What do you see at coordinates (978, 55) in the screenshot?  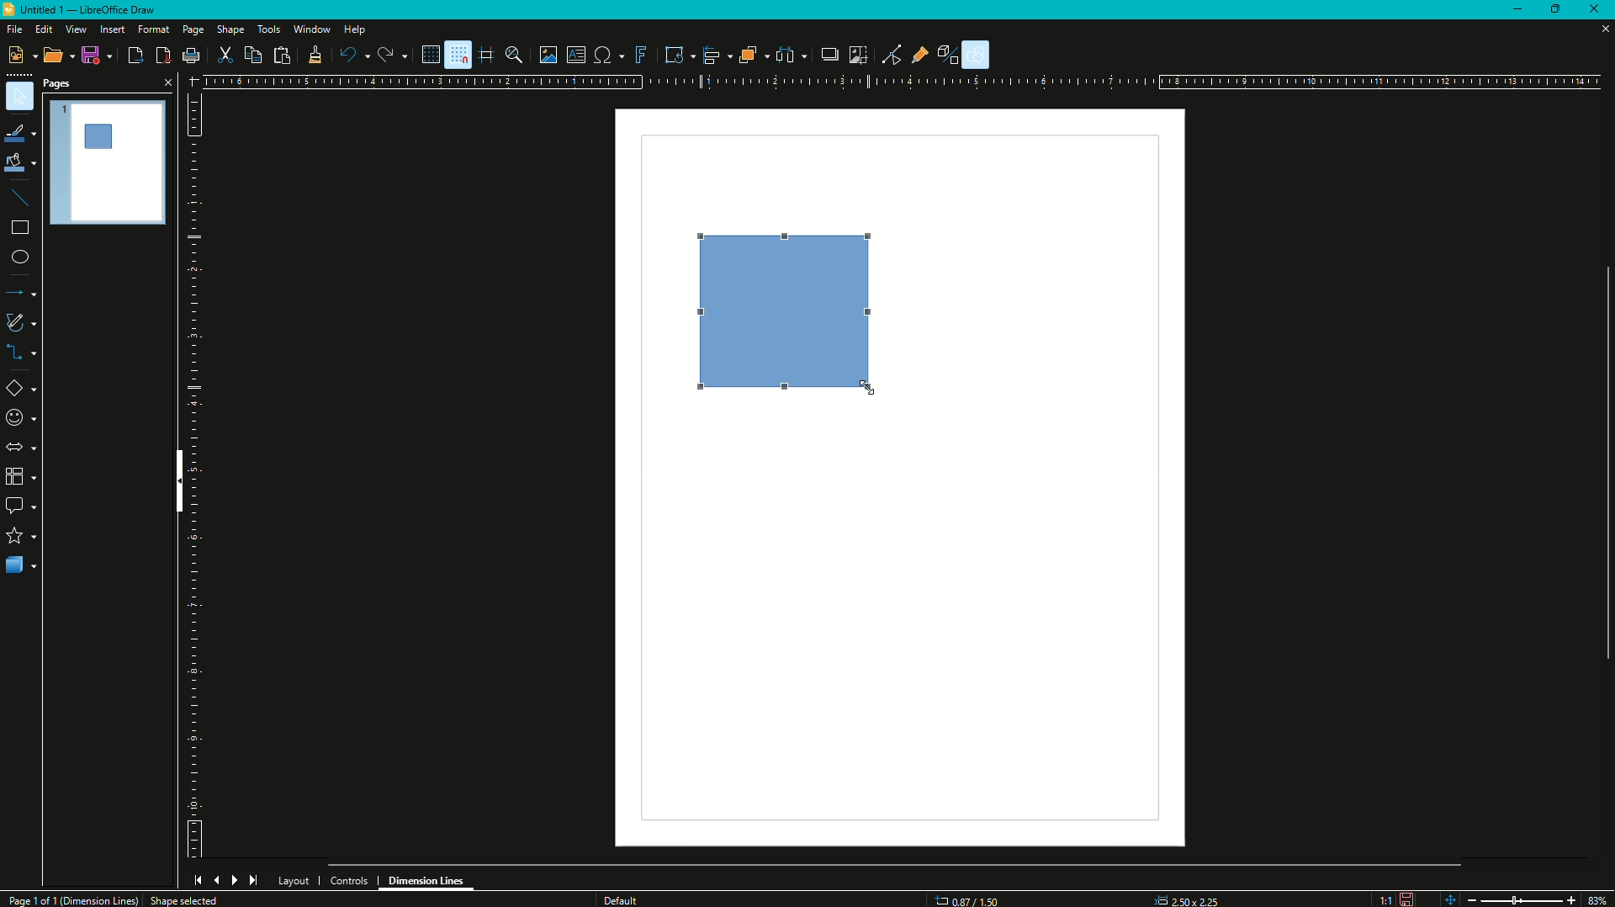 I see `Show Draw Functions` at bounding box center [978, 55].